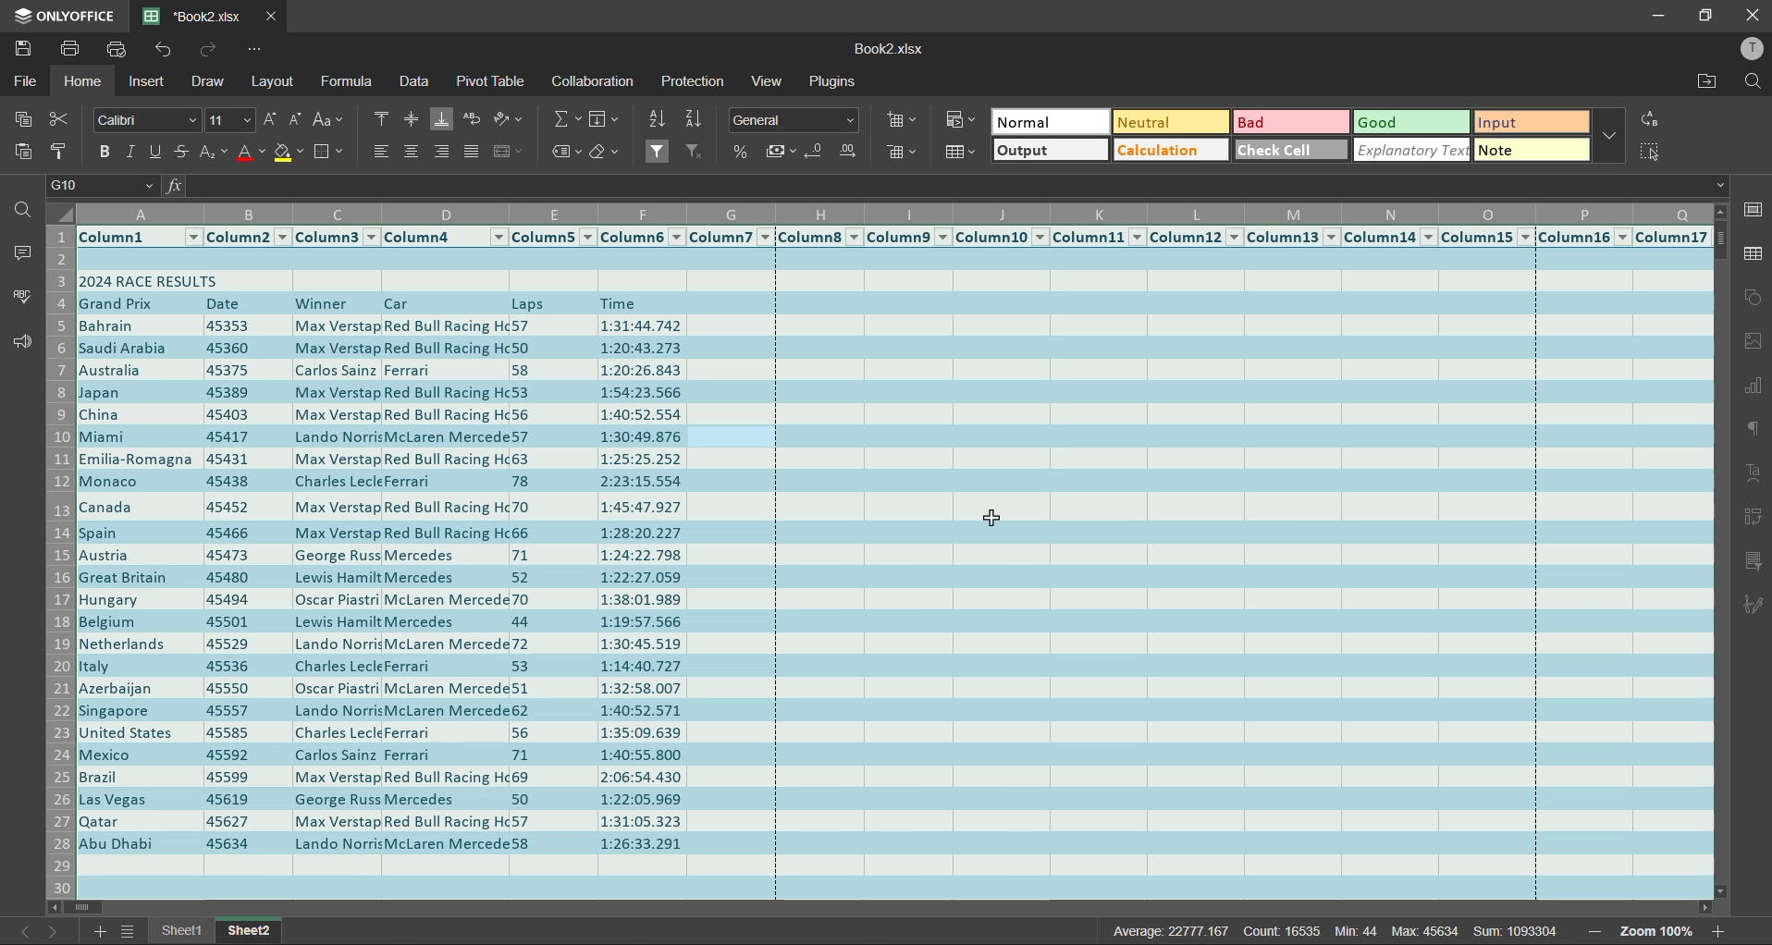 The width and height of the screenshot is (1772, 945). Describe the element at coordinates (162, 52) in the screenshot. I see `undo` at that location.